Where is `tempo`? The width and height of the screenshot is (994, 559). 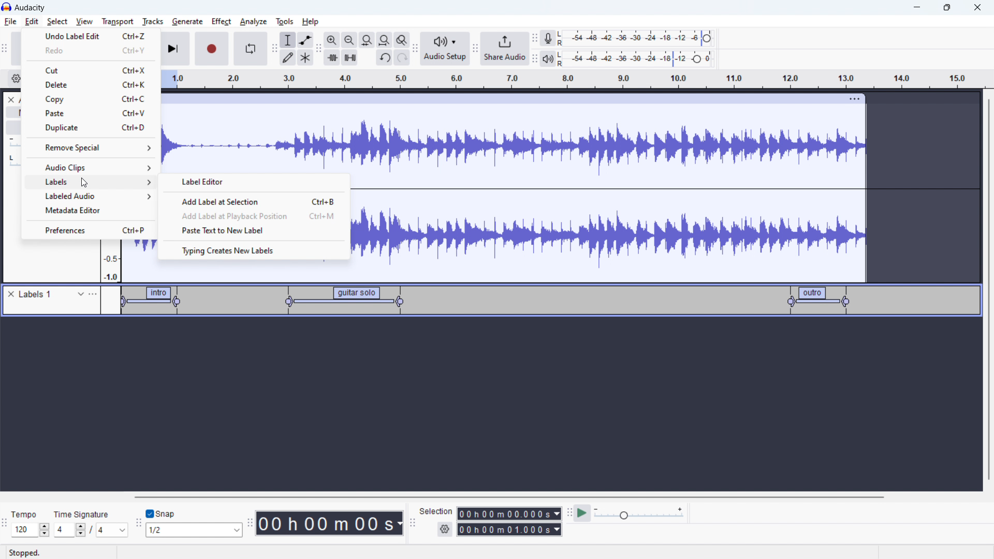
tempo is located at coordinates (31, 514).